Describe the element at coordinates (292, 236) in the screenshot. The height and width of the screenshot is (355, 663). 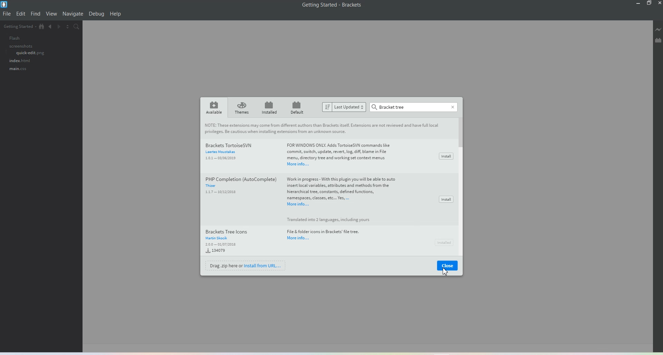
I see `Brackets Tree Icons` at that location.